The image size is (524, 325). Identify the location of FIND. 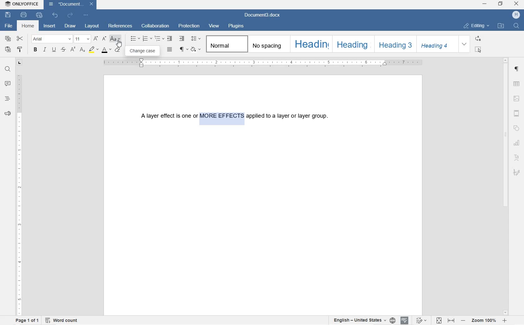
(8, 69).